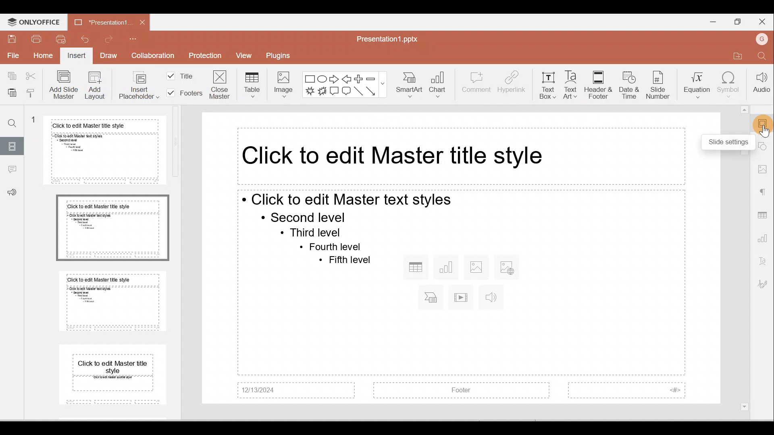  Describe the element at coordinates (335, 79) in the screenshot. I see `Right arrow` at that location.